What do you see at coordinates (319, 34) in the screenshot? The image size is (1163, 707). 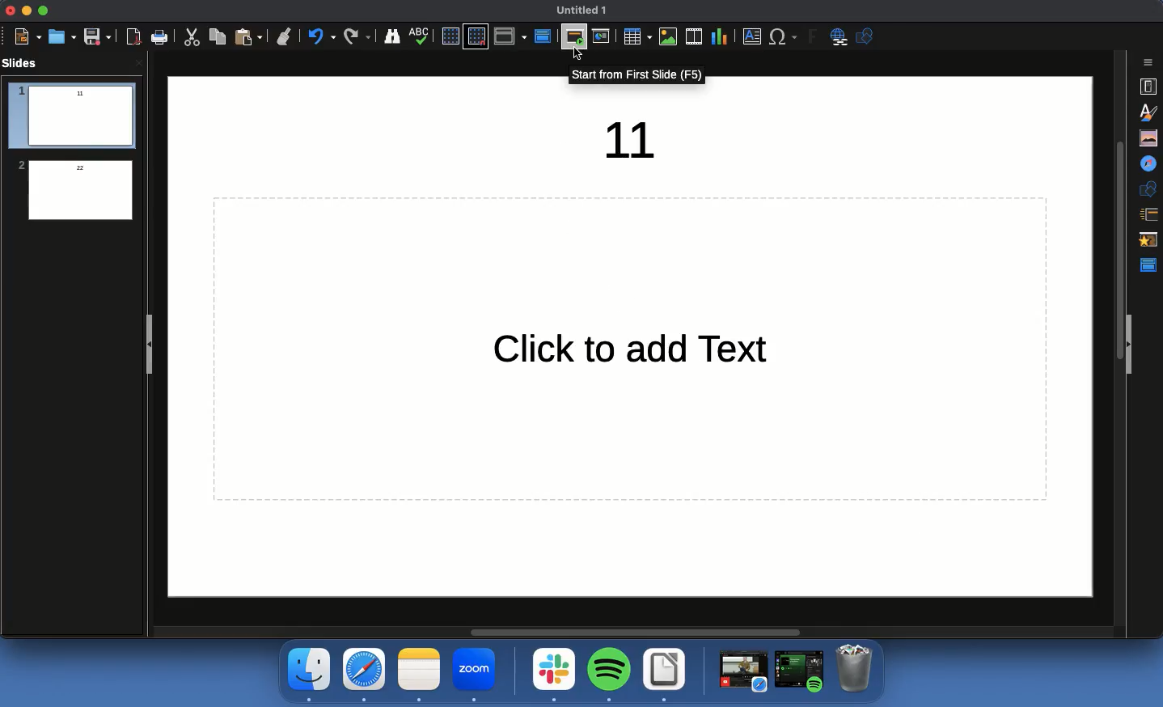 I see `Redo` at bounding box center [319, 34].